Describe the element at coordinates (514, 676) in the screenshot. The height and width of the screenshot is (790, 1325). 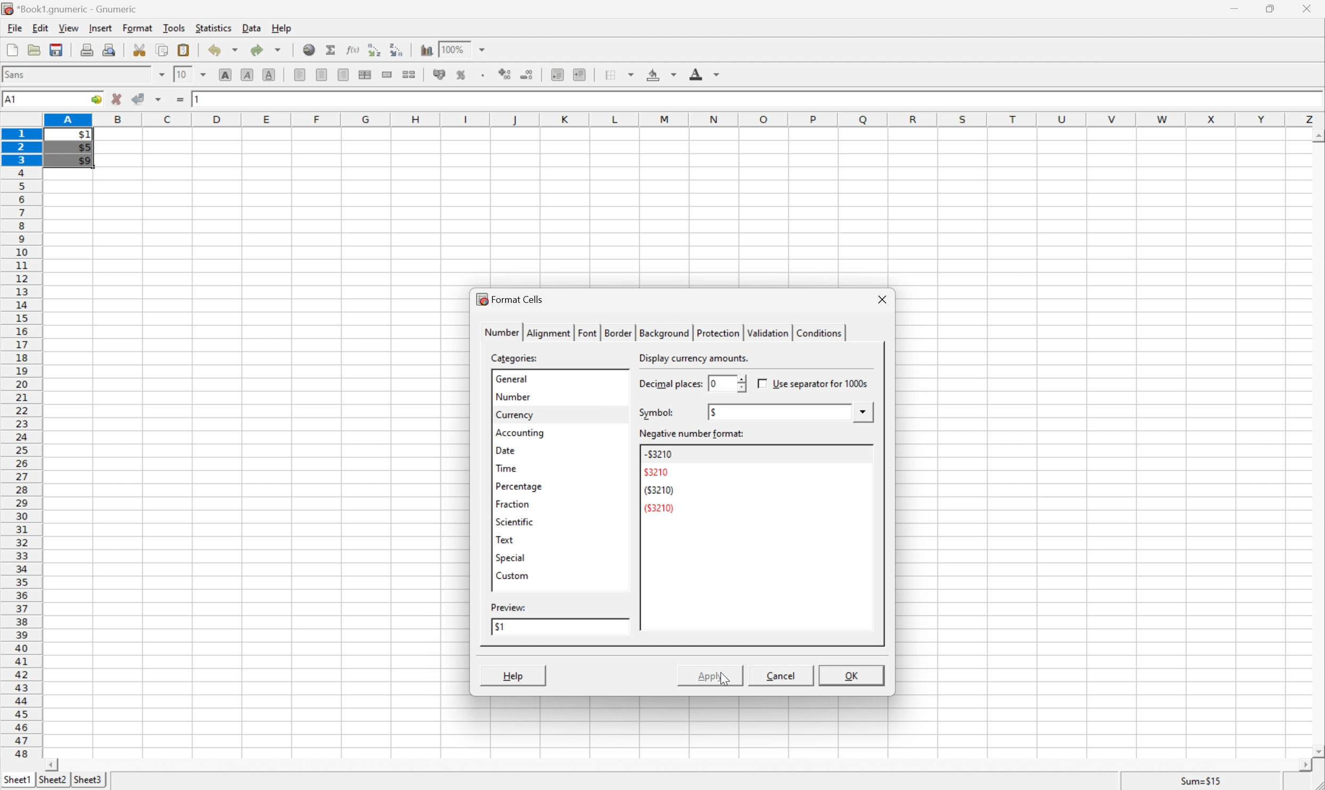
I see `help` at that location.